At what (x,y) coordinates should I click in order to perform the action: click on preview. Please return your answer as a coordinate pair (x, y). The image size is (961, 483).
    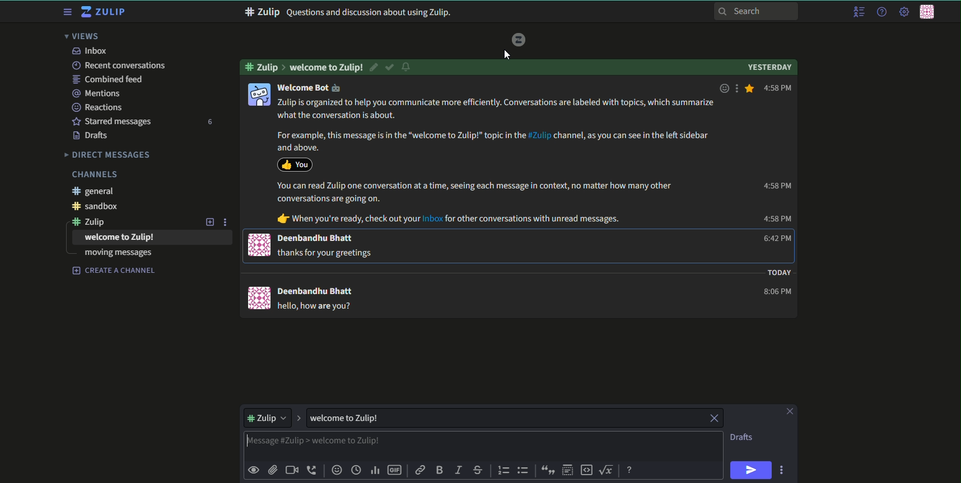
    Looking at the image, I should click on (254, 469).